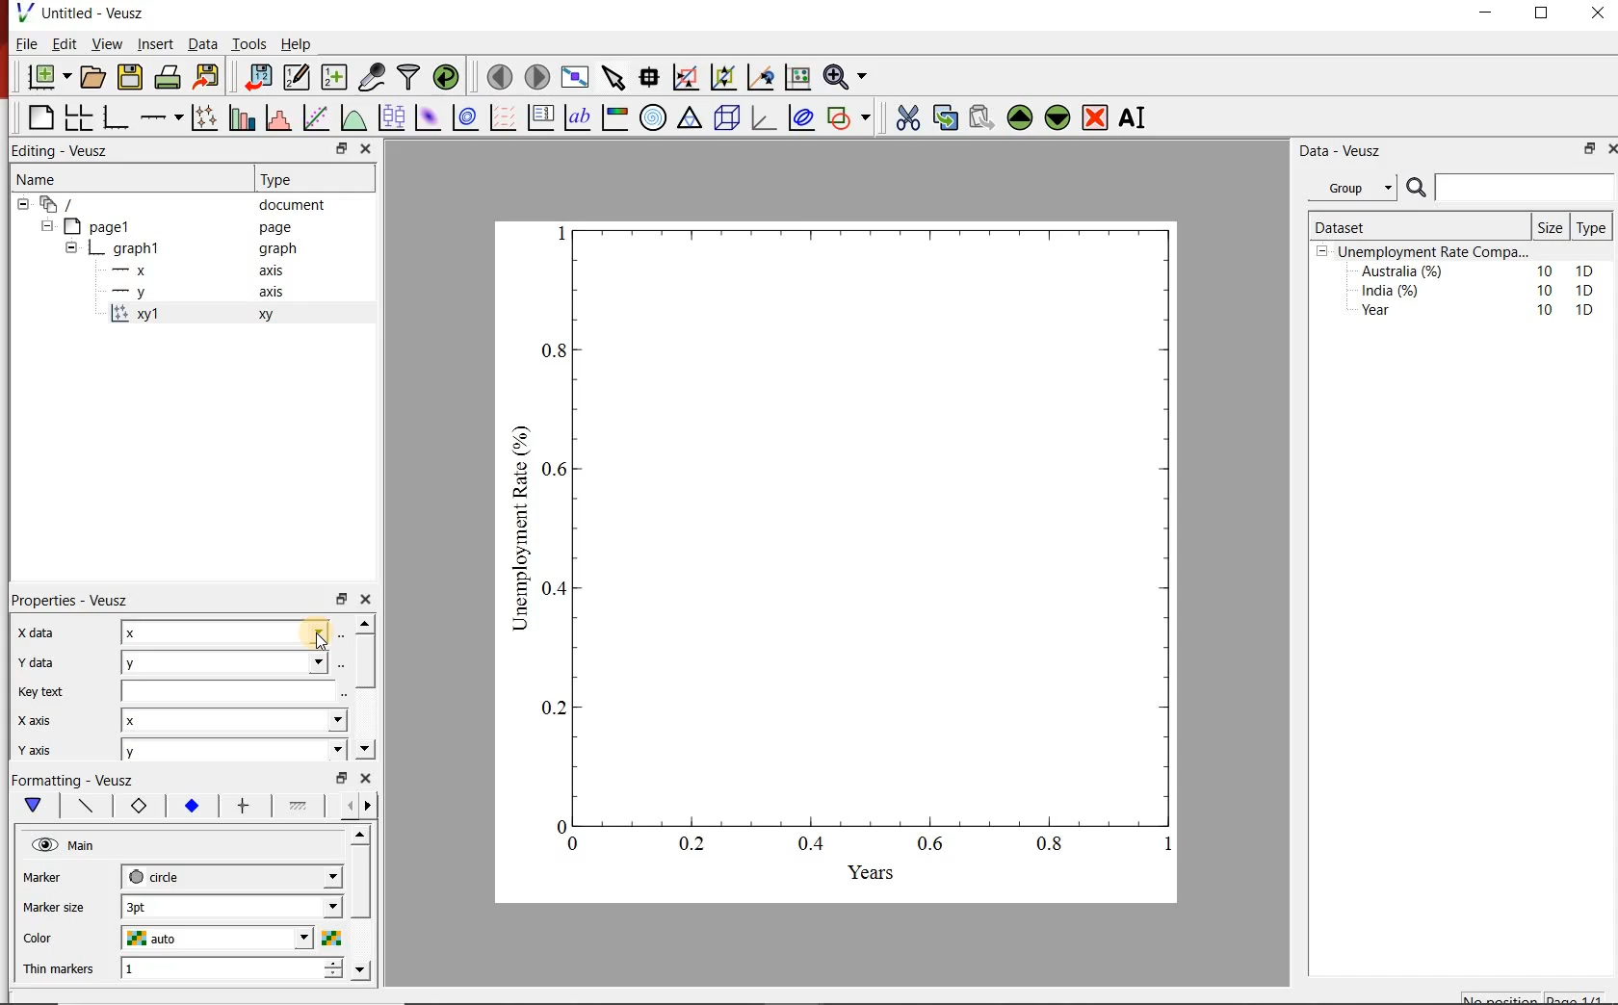  What do you see at coordinates (84, 846) in the screenshot?
I see `Main` at bounding box center [84, 846].